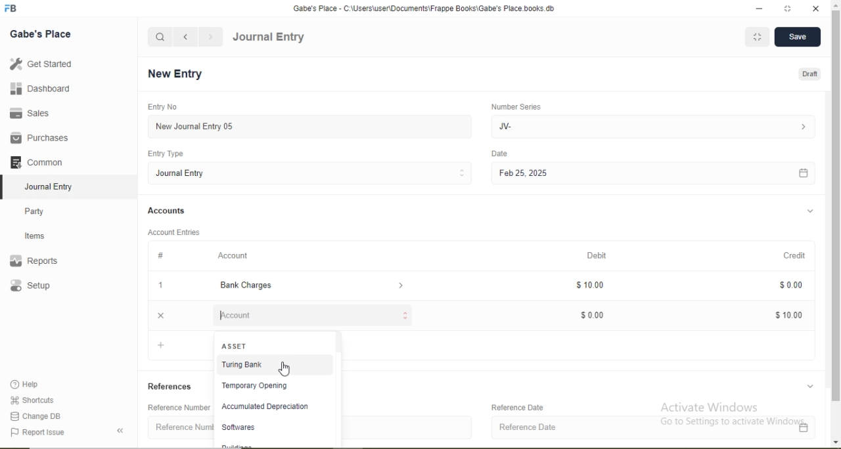 The width and height of the screenshot is (841, 449). I want to click on Party, so click(43, 210).